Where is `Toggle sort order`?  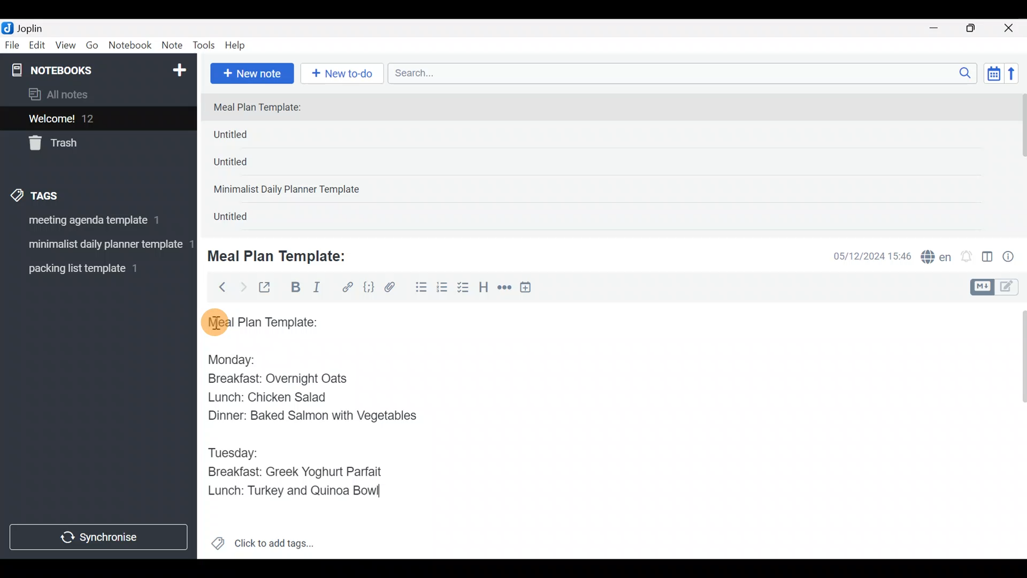
Toggle sort order is located at coordinates (993, 74).